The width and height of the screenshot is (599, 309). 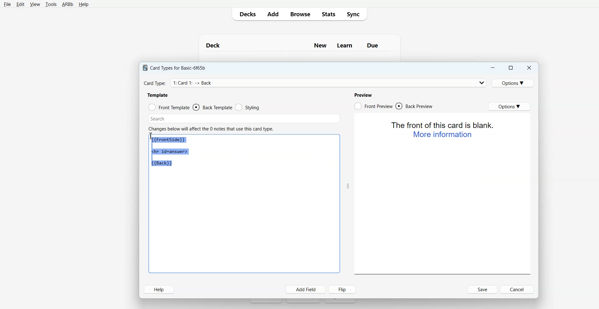 I want to click on Options, so click(x=514, y=82).